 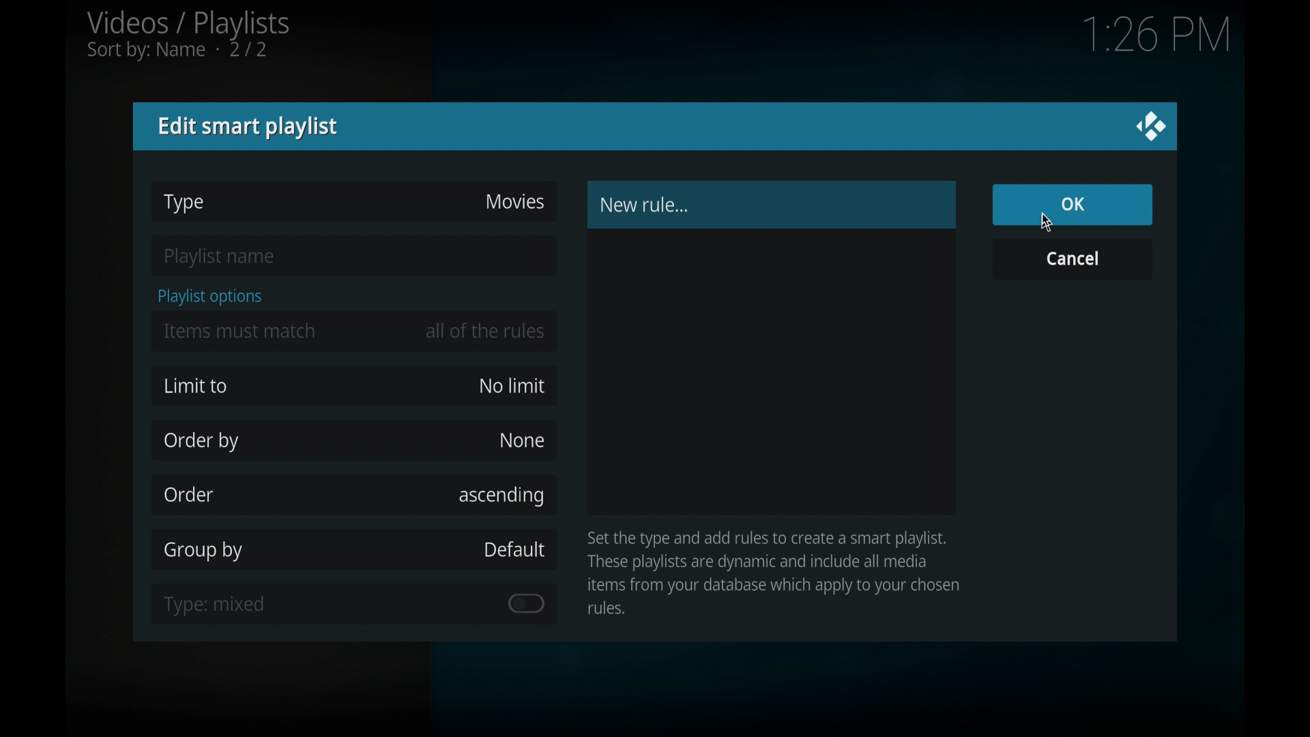 What do you see at coordinates (210, 297) in the screenshot?
I see `playlist options` at bounding box center [210, 297].